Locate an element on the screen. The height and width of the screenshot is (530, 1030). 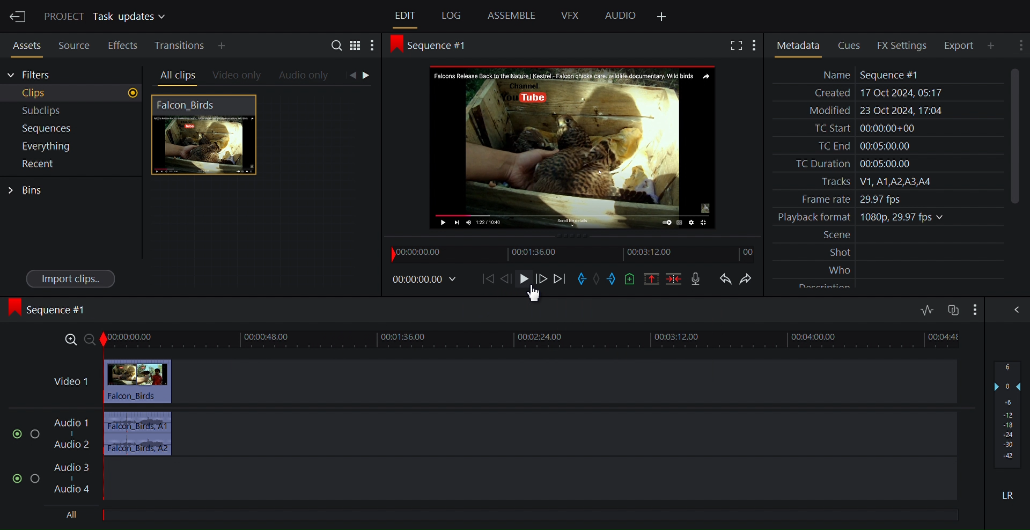
Move forward is located at coordinates (561, 279).